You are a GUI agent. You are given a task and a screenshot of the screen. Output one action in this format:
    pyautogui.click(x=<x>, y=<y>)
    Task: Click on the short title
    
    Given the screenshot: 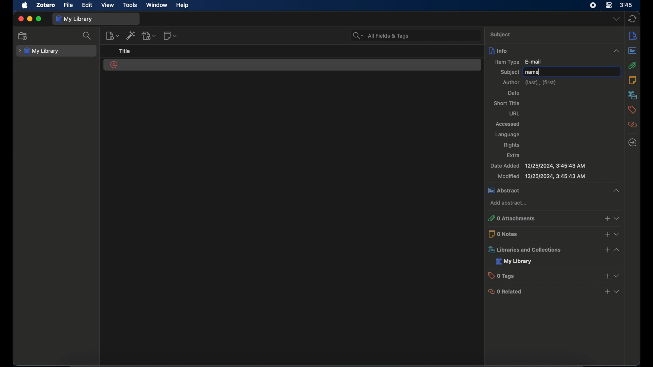 What is the action you would take?
    pyautogui.click(x=507, y=103)
    